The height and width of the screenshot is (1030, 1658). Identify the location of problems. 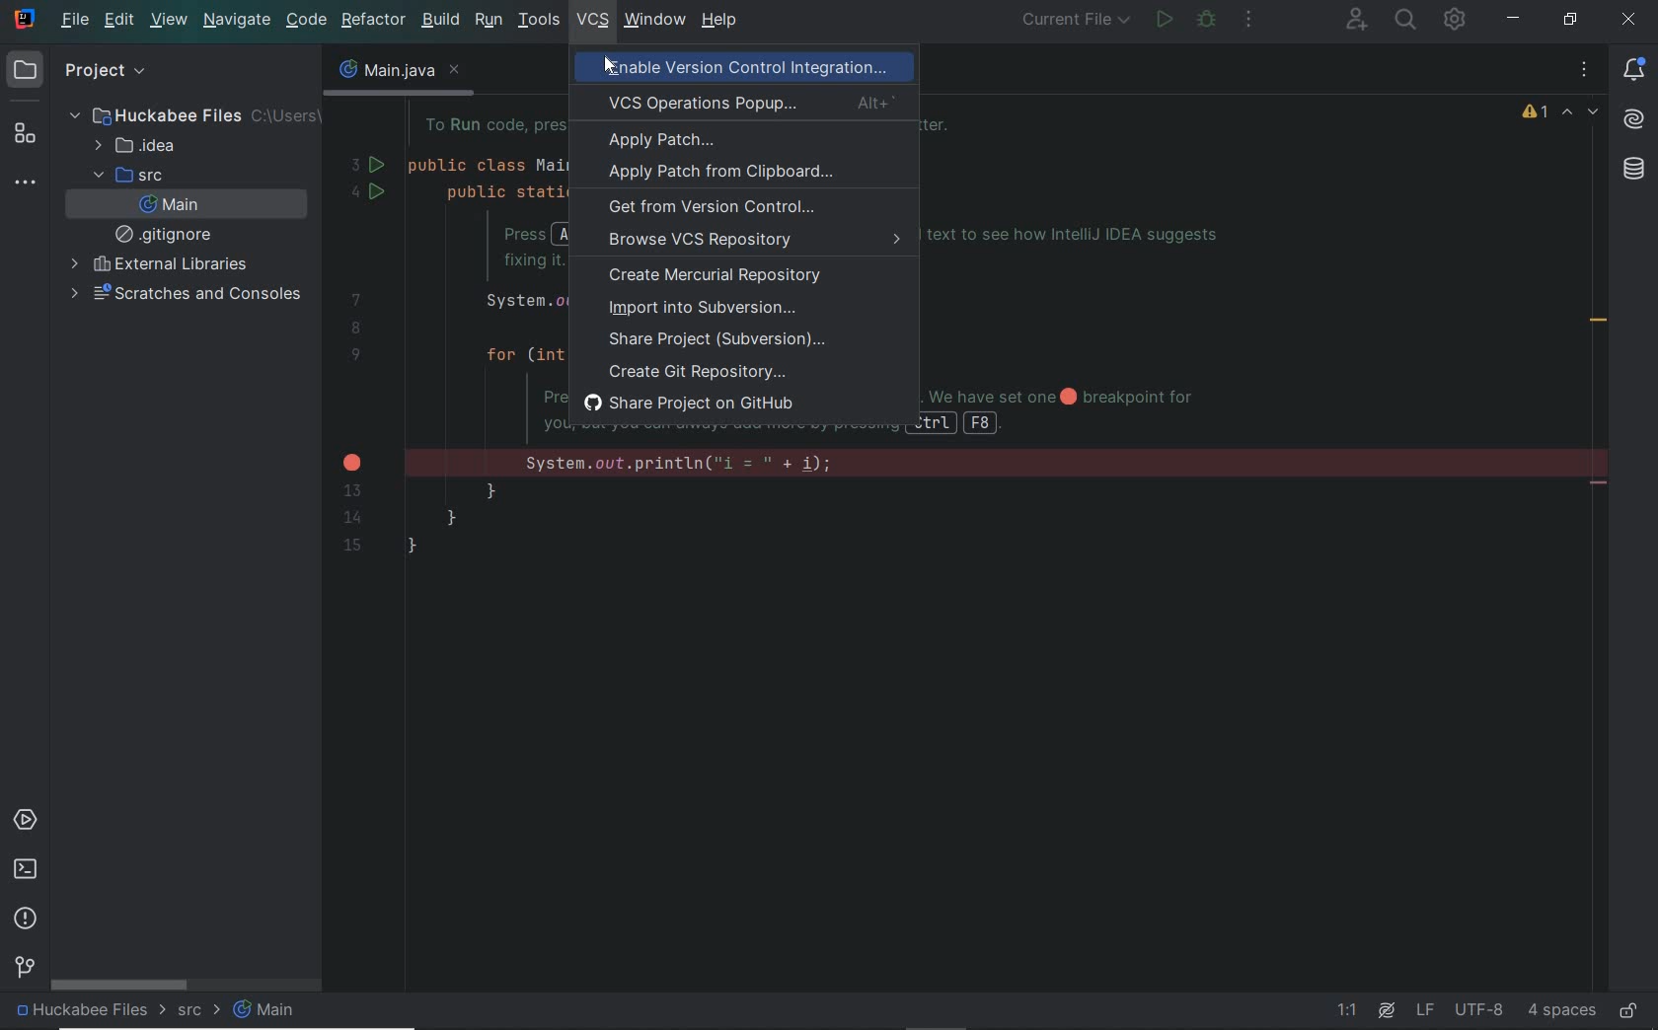
(26, 917).